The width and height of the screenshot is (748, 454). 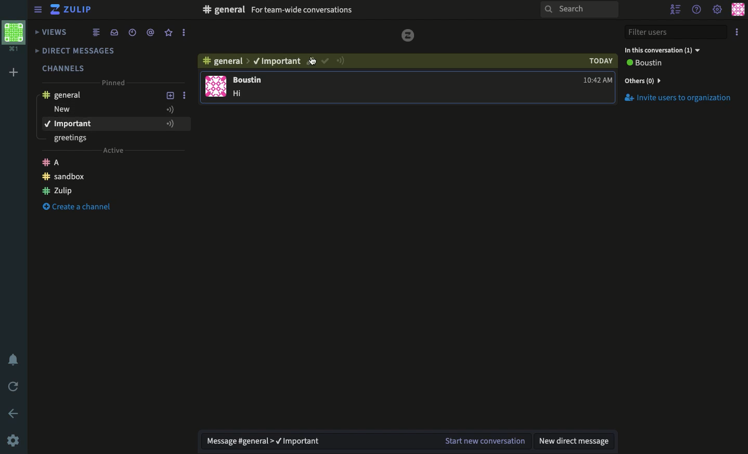 What do you see at coordinates (95, 192) in the screenshot?
I see `Zulip` at bounding box center [95, 192].